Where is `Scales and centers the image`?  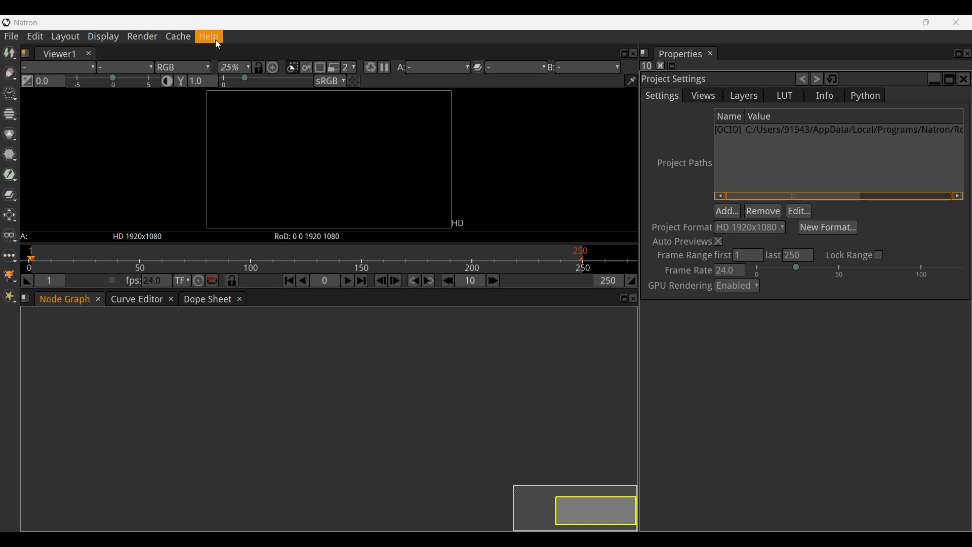
Scales and centers the image is located at coordinates (273, 67).